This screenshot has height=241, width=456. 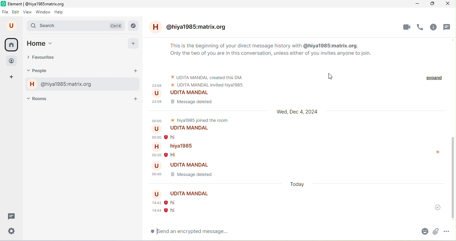 What do you see at coordinates (11, 45) in the screenshot?
I see `home` at bounding box center [11, 45].